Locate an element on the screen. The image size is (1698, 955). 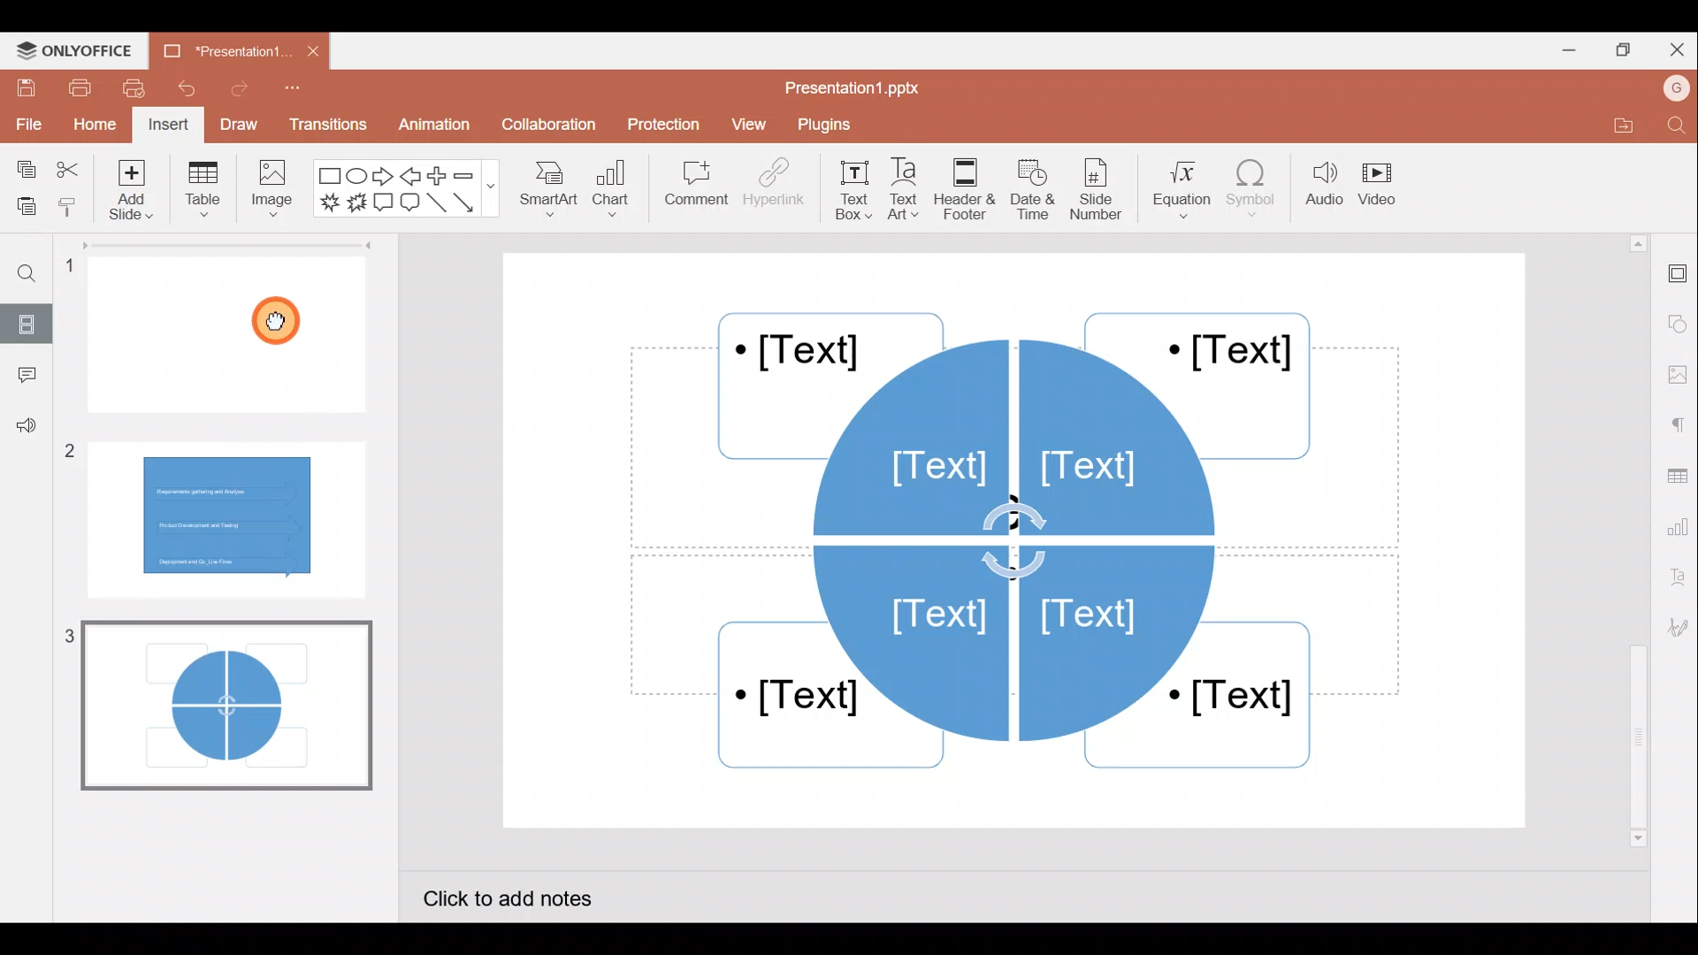
Slides is located at coordinates (31, 320).